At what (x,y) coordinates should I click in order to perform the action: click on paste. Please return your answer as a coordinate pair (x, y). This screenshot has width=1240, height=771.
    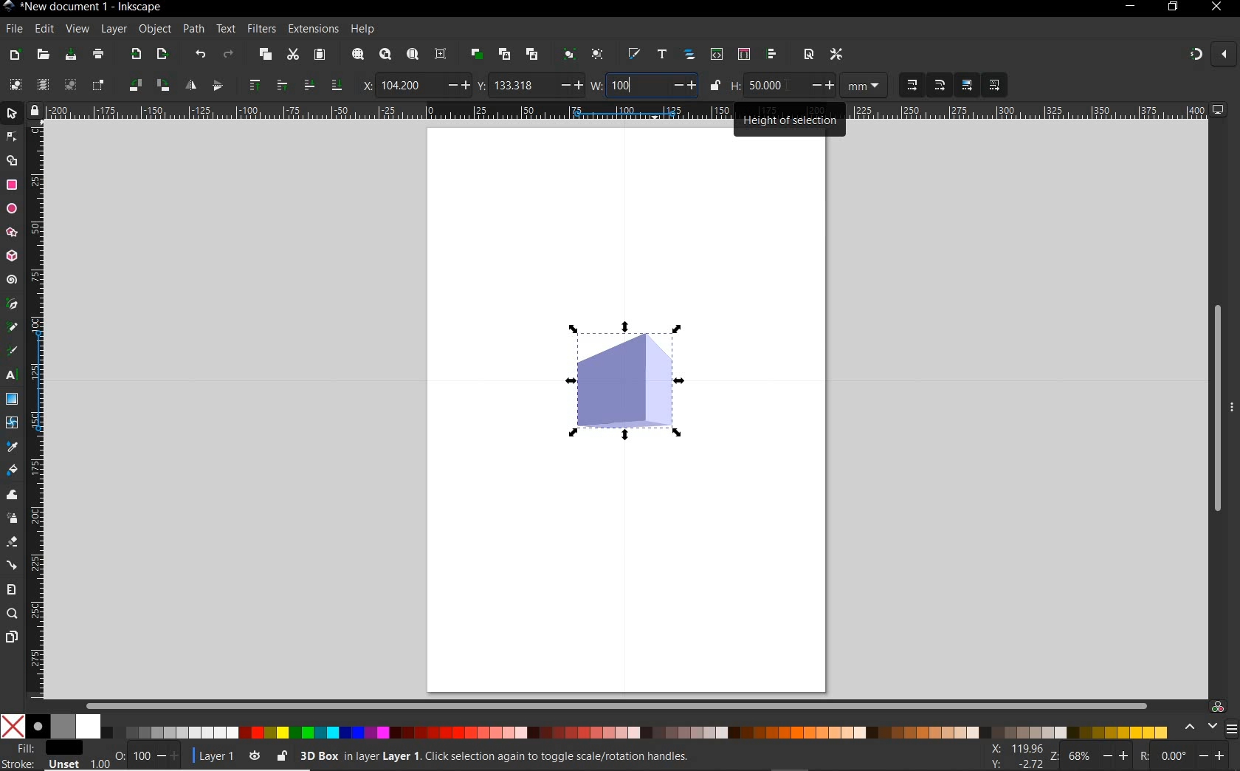
    Looking at the image, I should click on (320, 55).